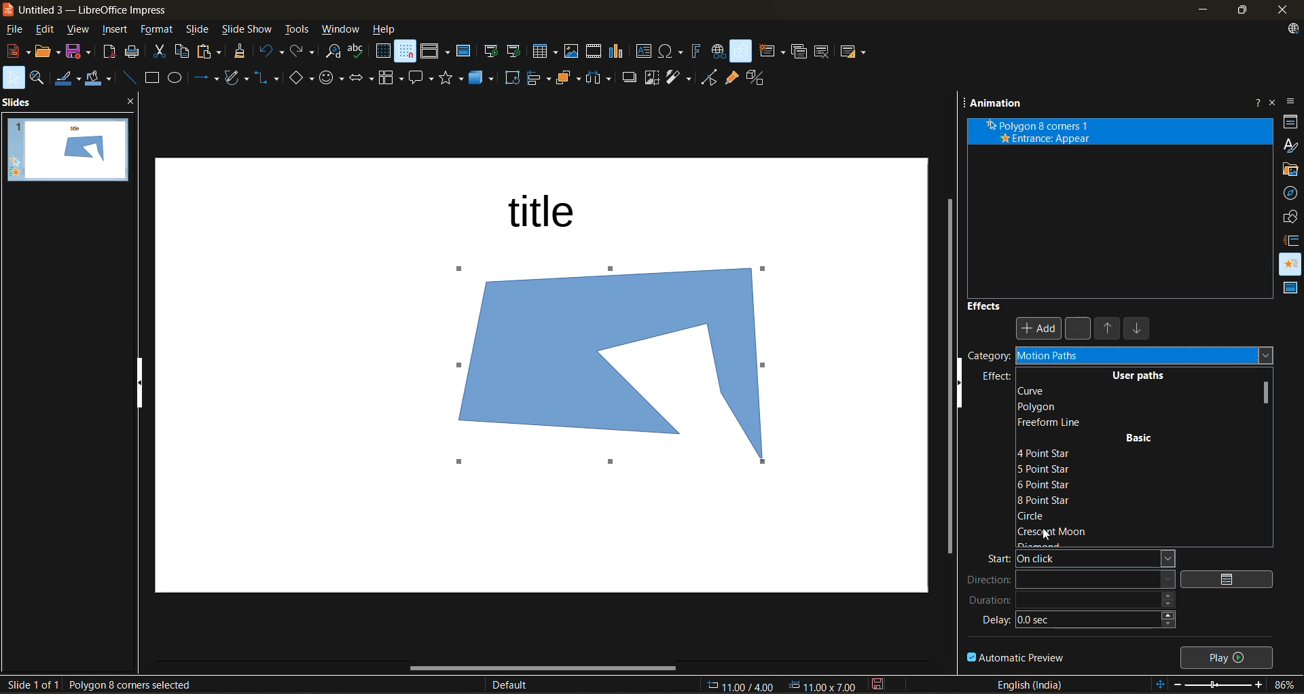 The width and height of the screenshot is (1304, 694). What do you see at coordinates (742, 52) in the screenshot?
I see `show draw functions` at bounding box center [742, 52].